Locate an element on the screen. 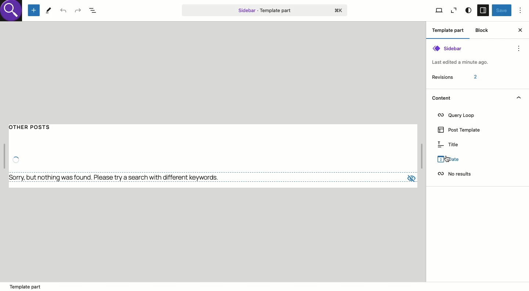  No results is located at coordinates (117, 177).